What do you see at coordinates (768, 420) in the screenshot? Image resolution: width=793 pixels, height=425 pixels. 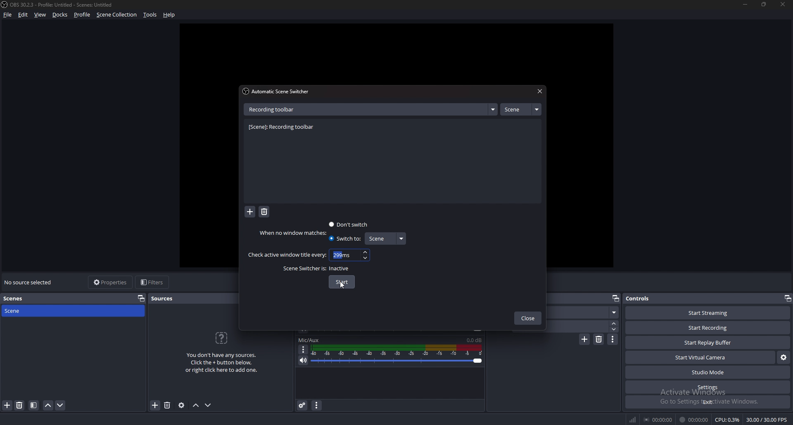 I see `fps` at bounding box center [768, 420].